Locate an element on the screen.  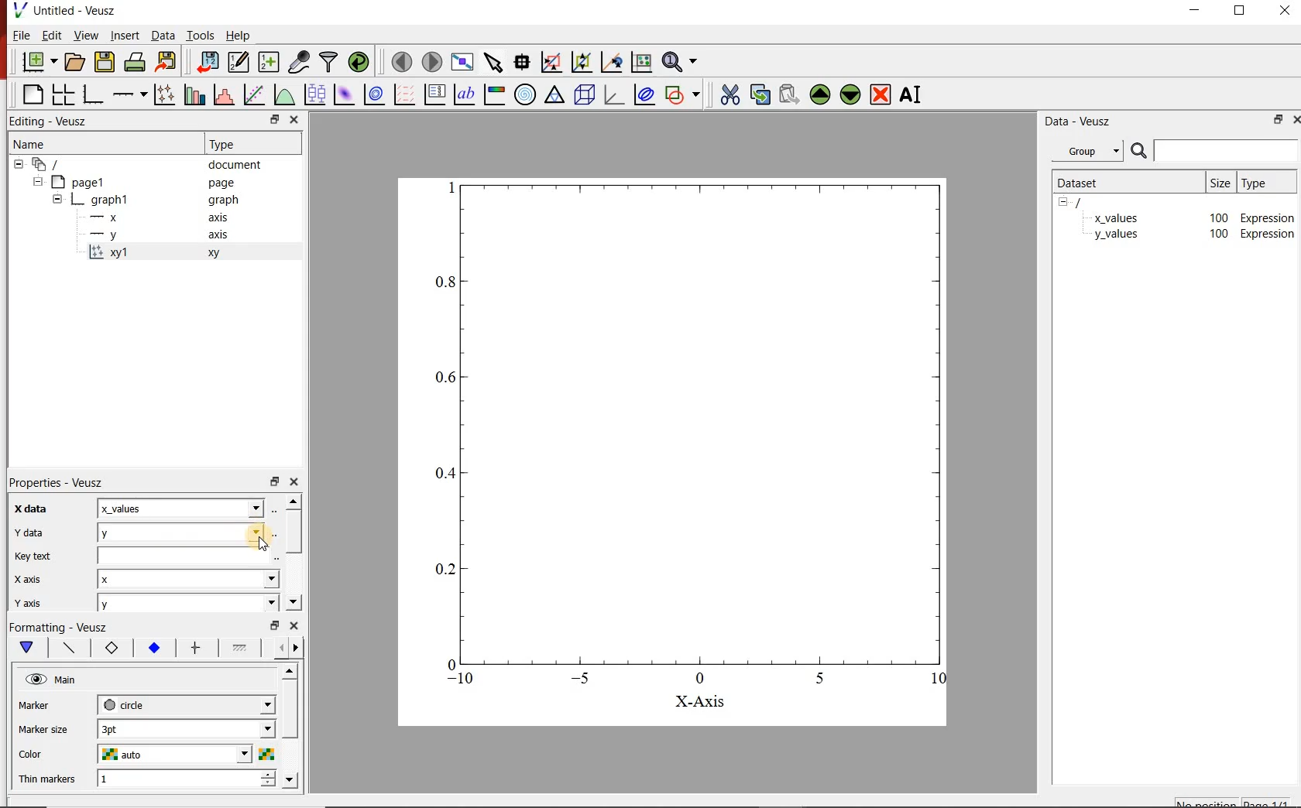
 Properties - Veusz is located at coordinates (60, 482).